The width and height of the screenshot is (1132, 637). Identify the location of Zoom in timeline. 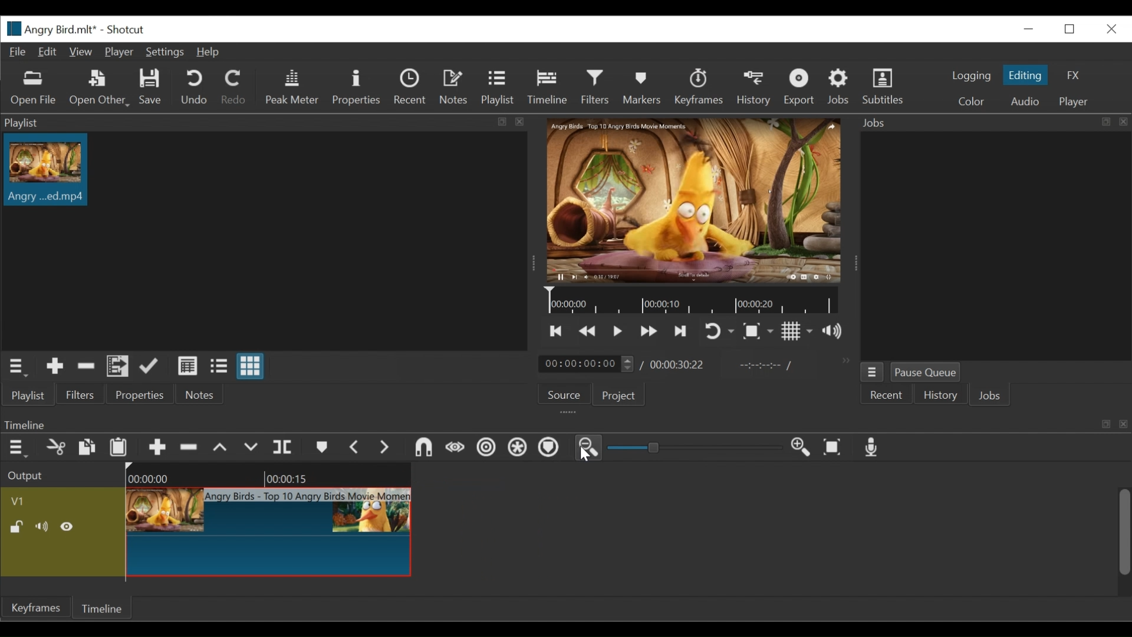
(802, 448).